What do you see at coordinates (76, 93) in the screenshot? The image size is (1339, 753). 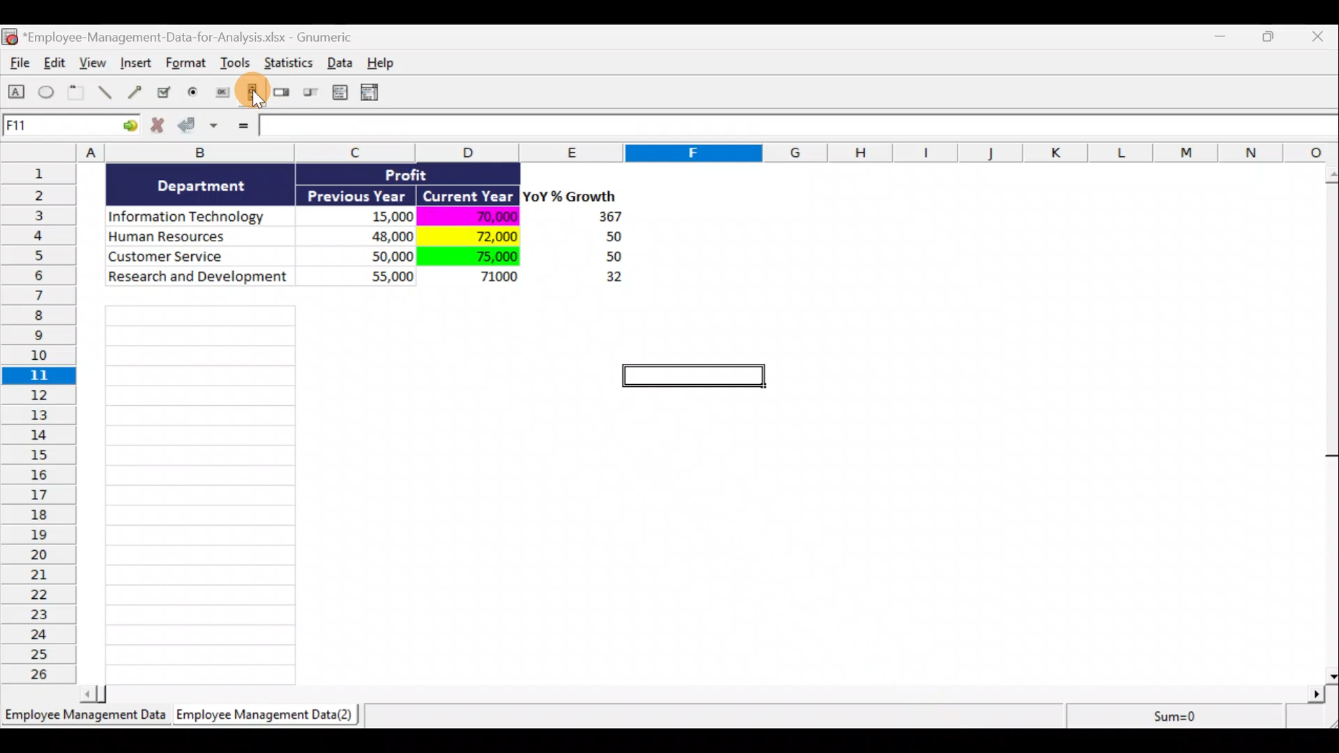 I see `Create a frame` at bounding box center [76, 93].